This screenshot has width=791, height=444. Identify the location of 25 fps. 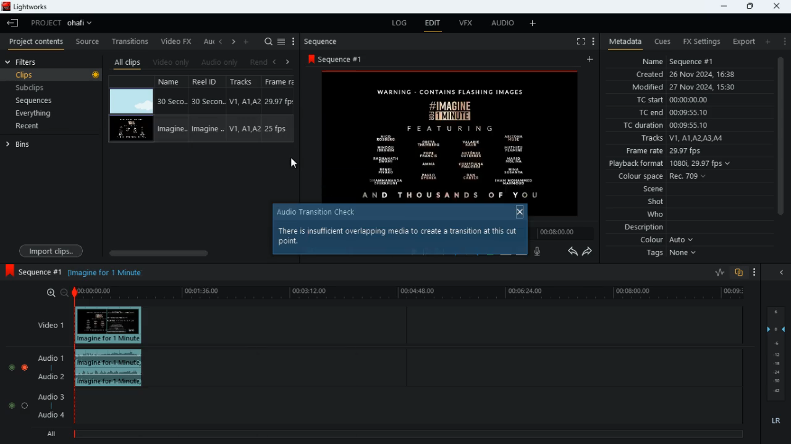
(278, 129).